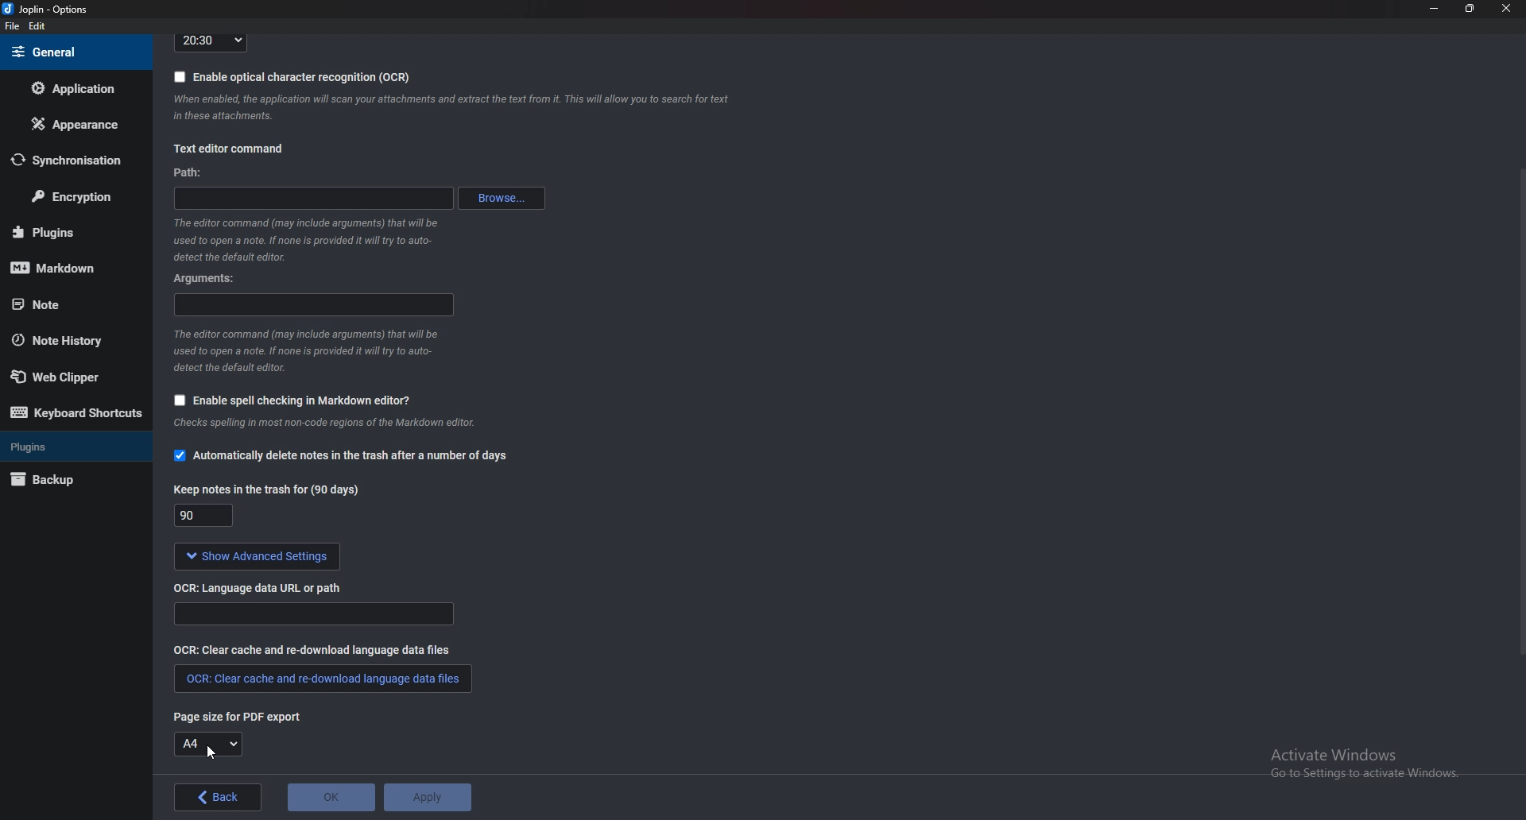 The height and width of the screenshot is (820, 1526). What do you see at coordinates (68, 232) in the screenshot?
I see `plugins` at bounding box center [68, 232].